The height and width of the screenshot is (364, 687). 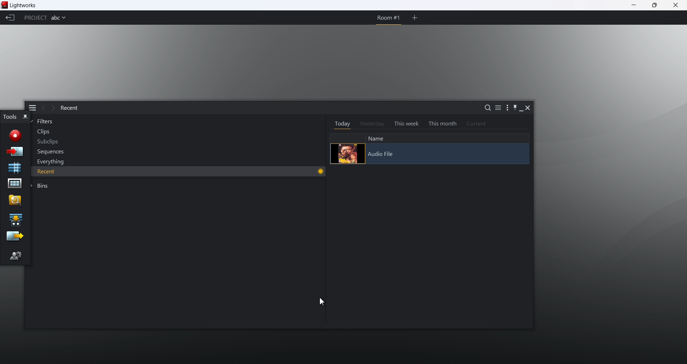 I want to click on pin/unpin, so click(x=26, y=118).